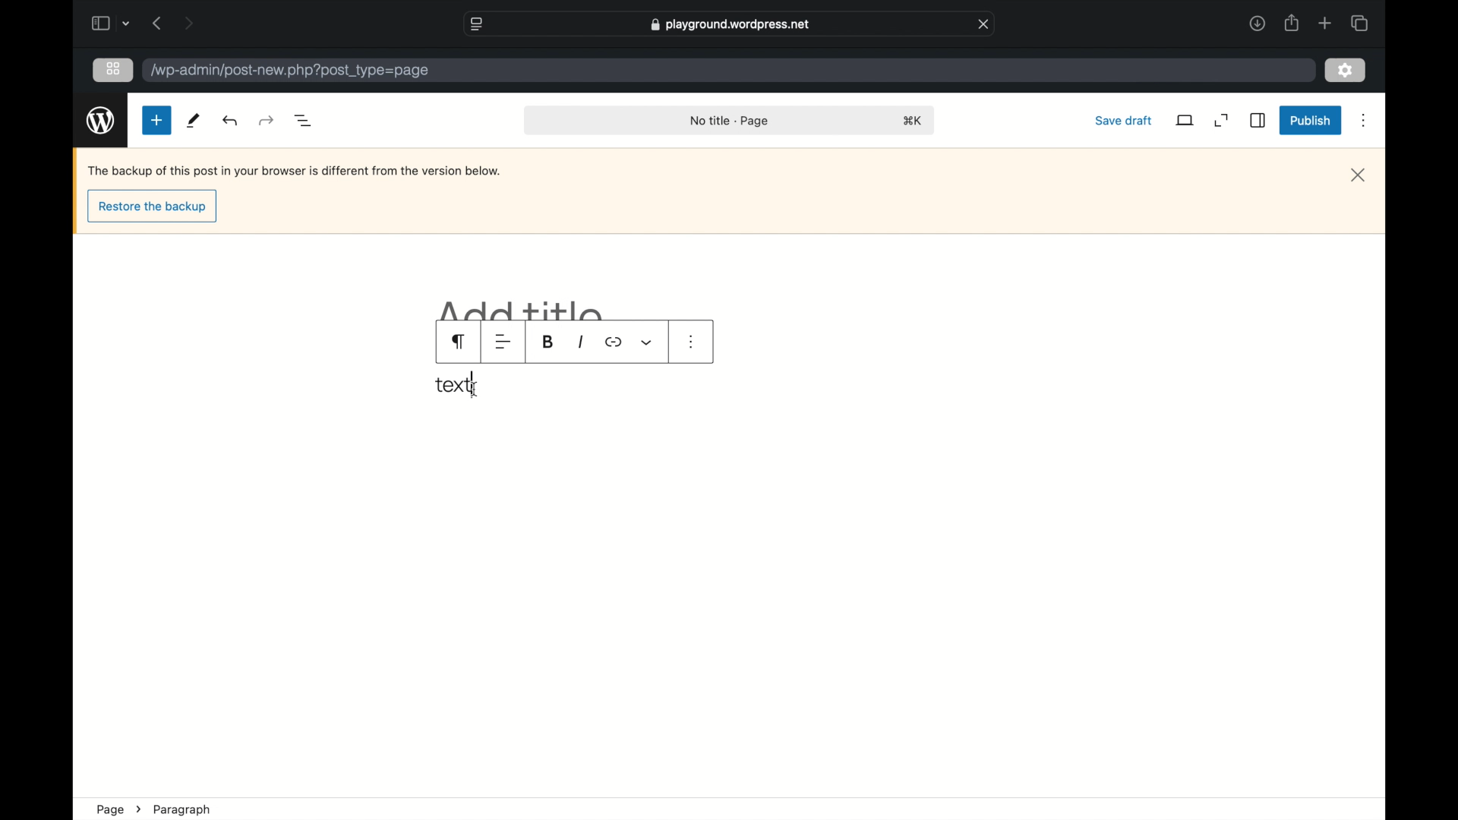 The width and height of the screenshot is (1458, 820). Describe the element at coordinates (1222, 121) in the screenshot. I see `expand` at that location.